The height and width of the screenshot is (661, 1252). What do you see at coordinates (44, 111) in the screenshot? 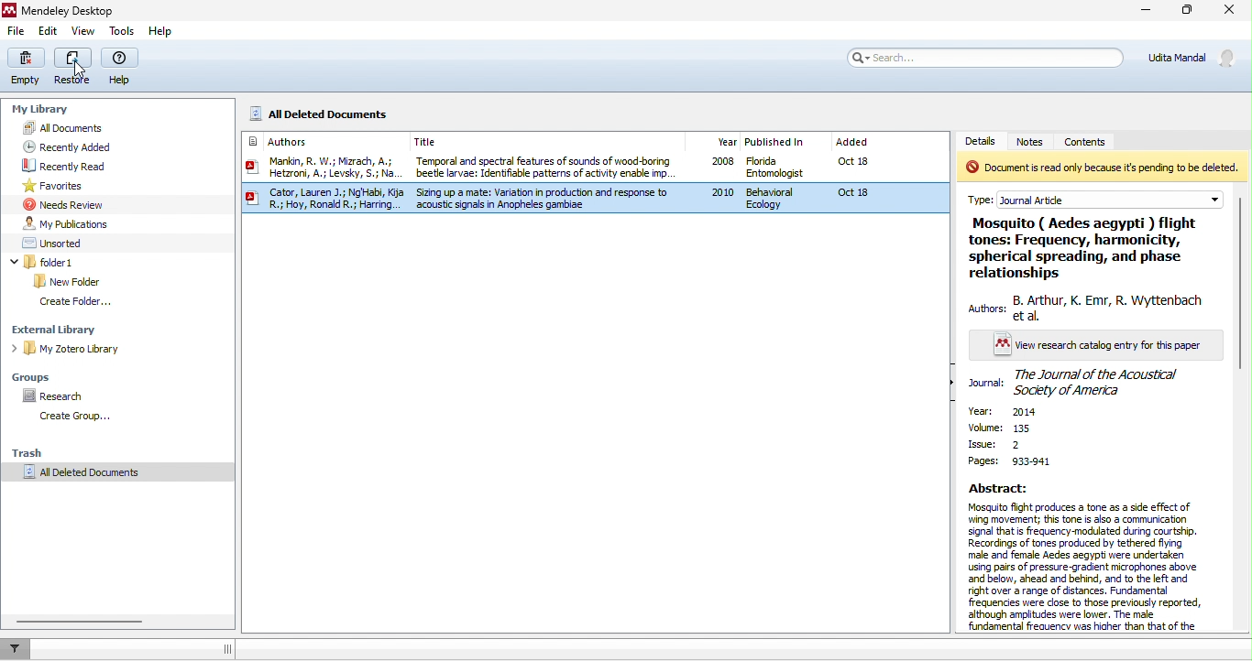
I see `my library` at bounding box center [44, 111].